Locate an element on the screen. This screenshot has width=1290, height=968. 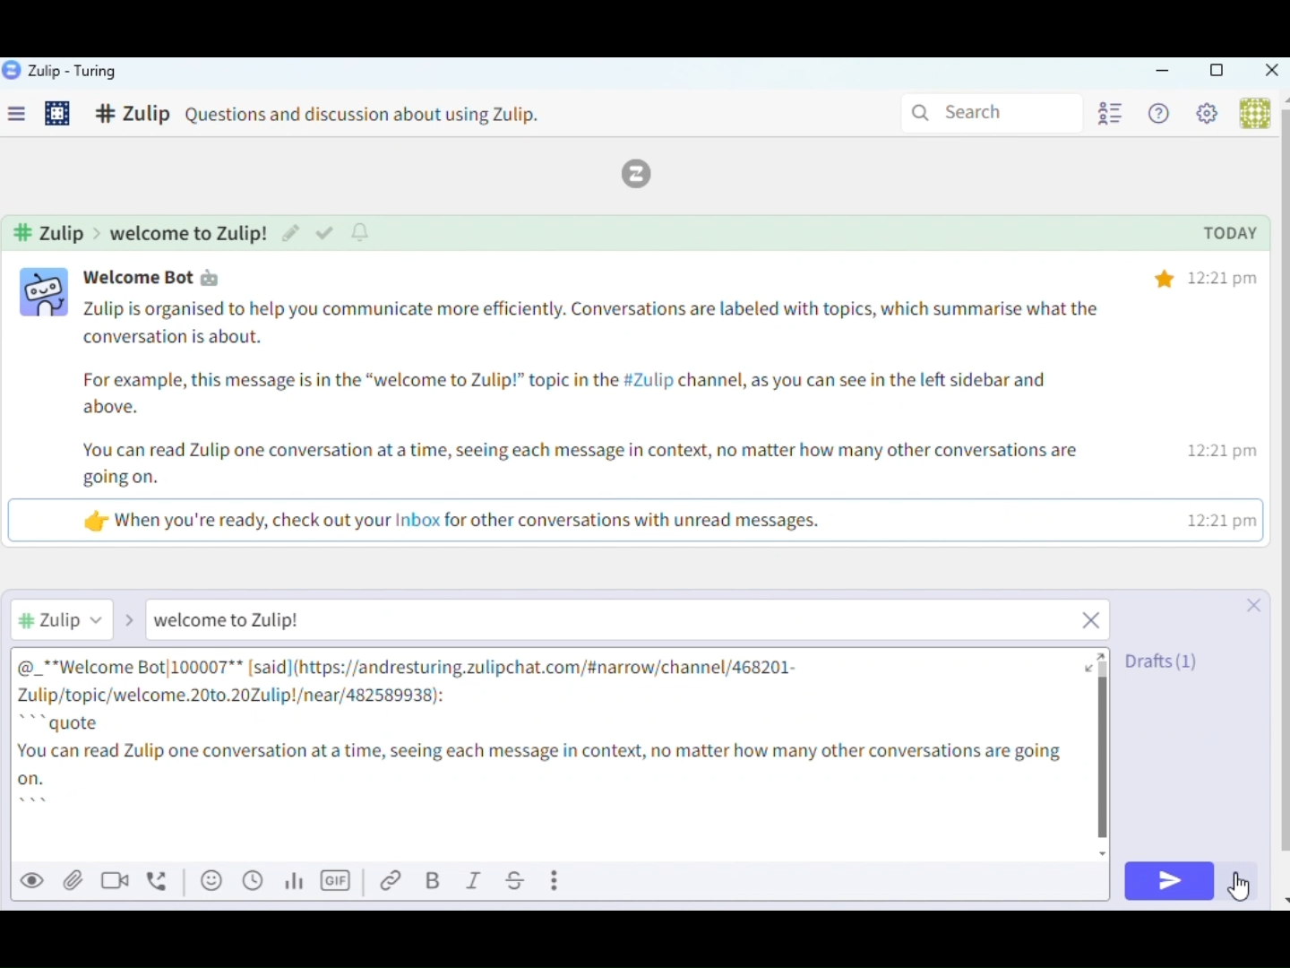
Close is located at coordinates (1270, 72).